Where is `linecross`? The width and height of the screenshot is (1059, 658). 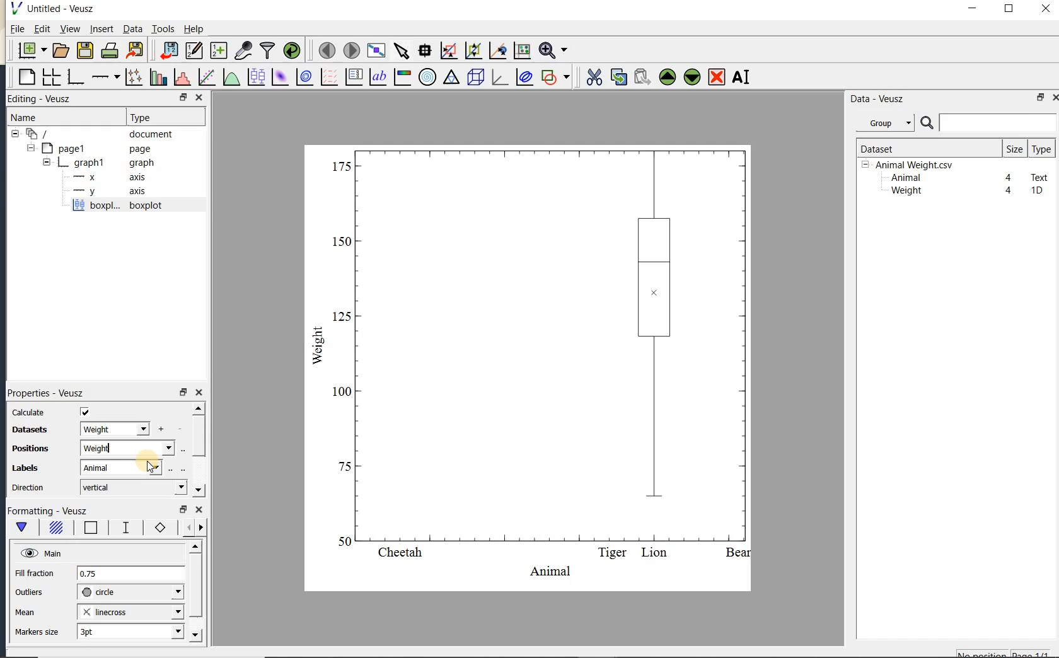
linecross is located at coordinates (129, 611).